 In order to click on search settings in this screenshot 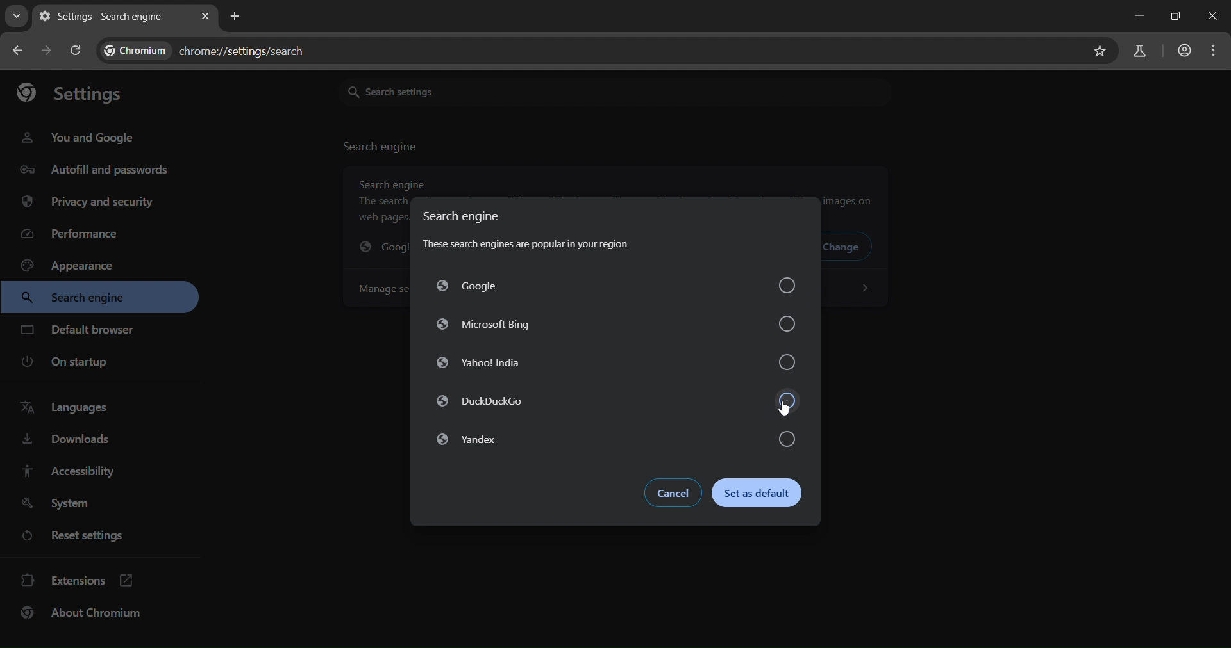, I will do `click(494, 91)`.